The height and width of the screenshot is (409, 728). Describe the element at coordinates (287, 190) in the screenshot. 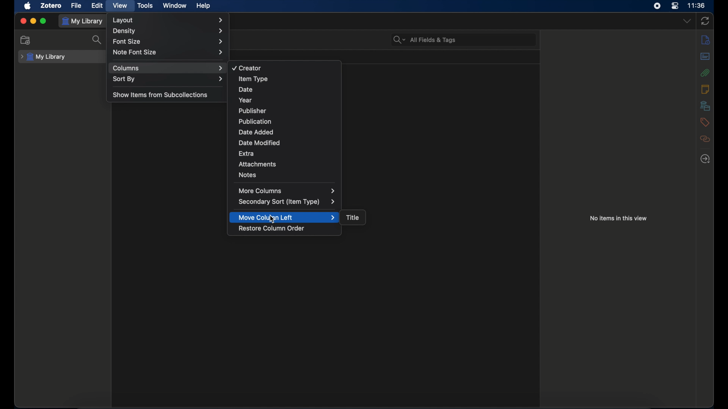

I see `more columns` at that location.